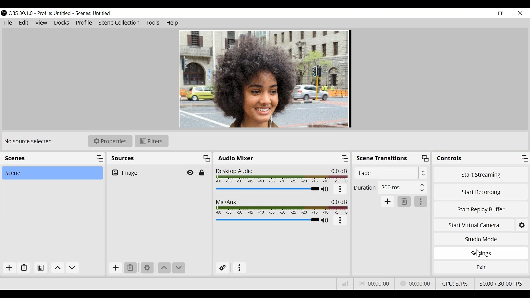 Image resolution: width=530 pixels, height=298 pixels. What do you see at coordinates (9, 23) in the screenshot?
I see `File` at bounding box center [9, 23].